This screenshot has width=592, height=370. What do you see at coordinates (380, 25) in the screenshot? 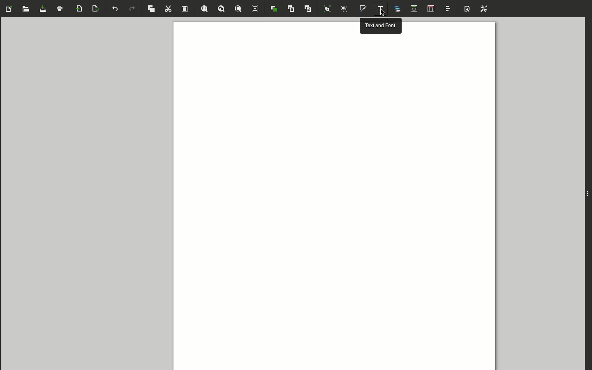
I see `Text and Font` at bounding box center [380, 25].